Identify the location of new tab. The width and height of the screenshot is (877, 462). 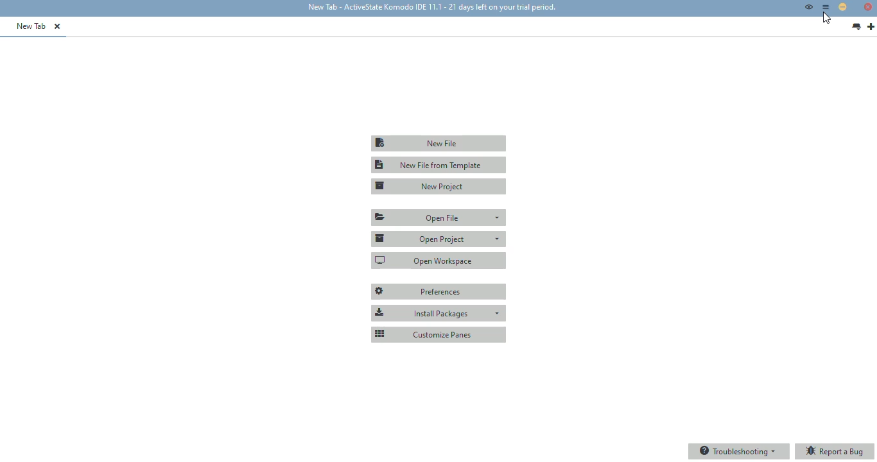
(871, 27).